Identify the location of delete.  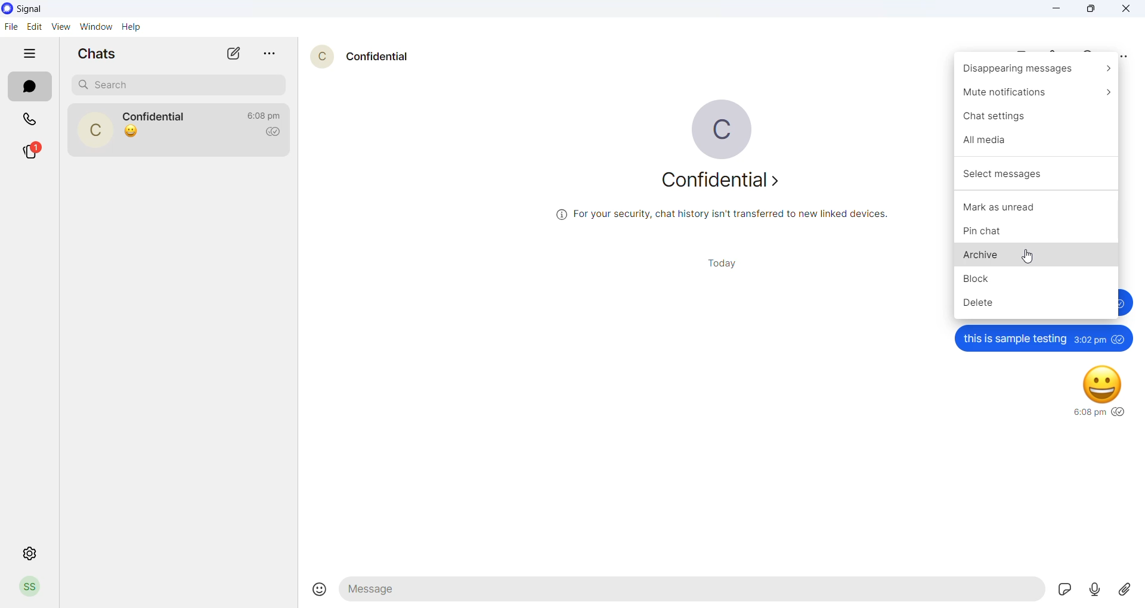
(1030, 305).